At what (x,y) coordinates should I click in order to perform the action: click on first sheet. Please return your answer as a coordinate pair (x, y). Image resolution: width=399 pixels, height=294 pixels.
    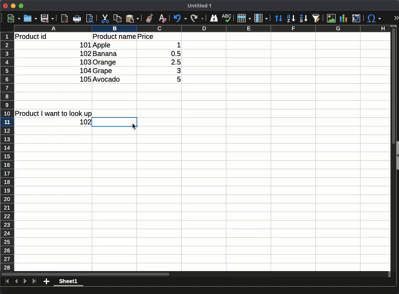
    Looking at the image, I should click on (7, 282).